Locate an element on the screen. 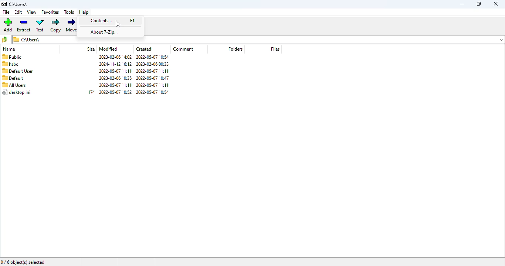  copy is located at coordinates (55, 26).